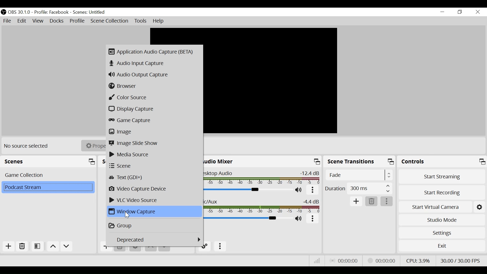 This screenshot has width=487, height=274. I want to click on Controls Panel, so click(442, 162).